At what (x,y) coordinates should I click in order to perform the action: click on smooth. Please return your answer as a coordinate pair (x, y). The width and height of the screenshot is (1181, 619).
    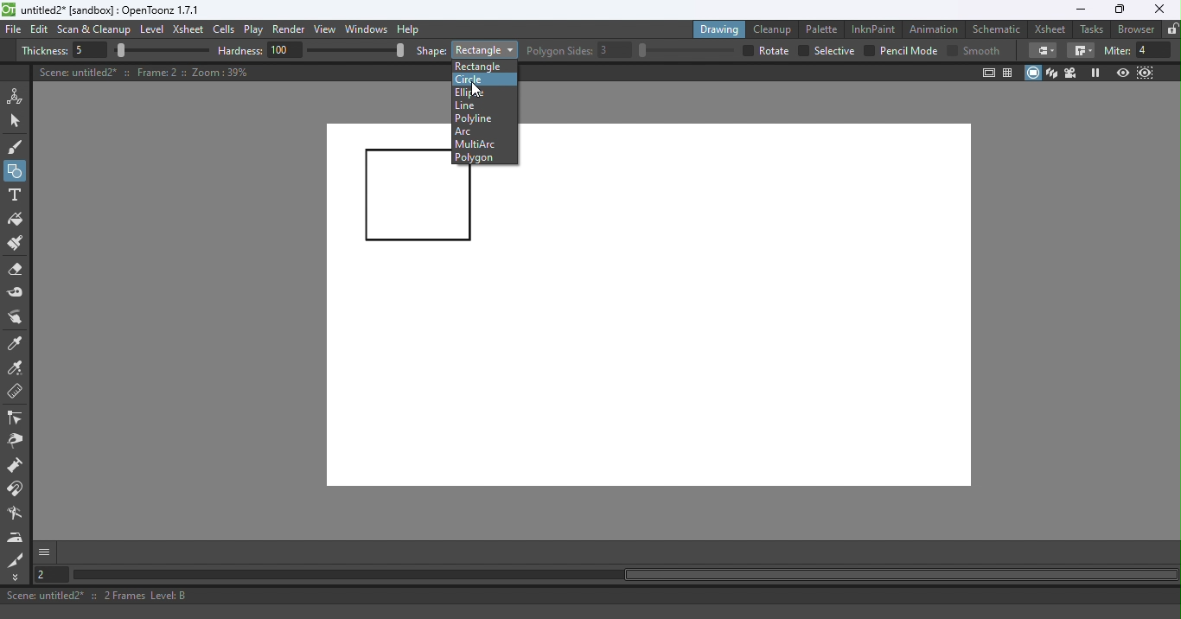
    Looking at the image, I should click on (984, 50).